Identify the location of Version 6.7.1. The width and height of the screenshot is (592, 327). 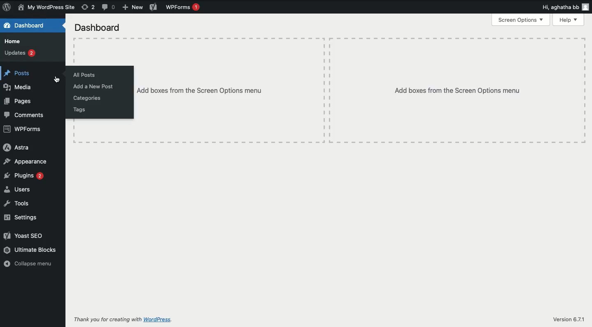
(568, 320).